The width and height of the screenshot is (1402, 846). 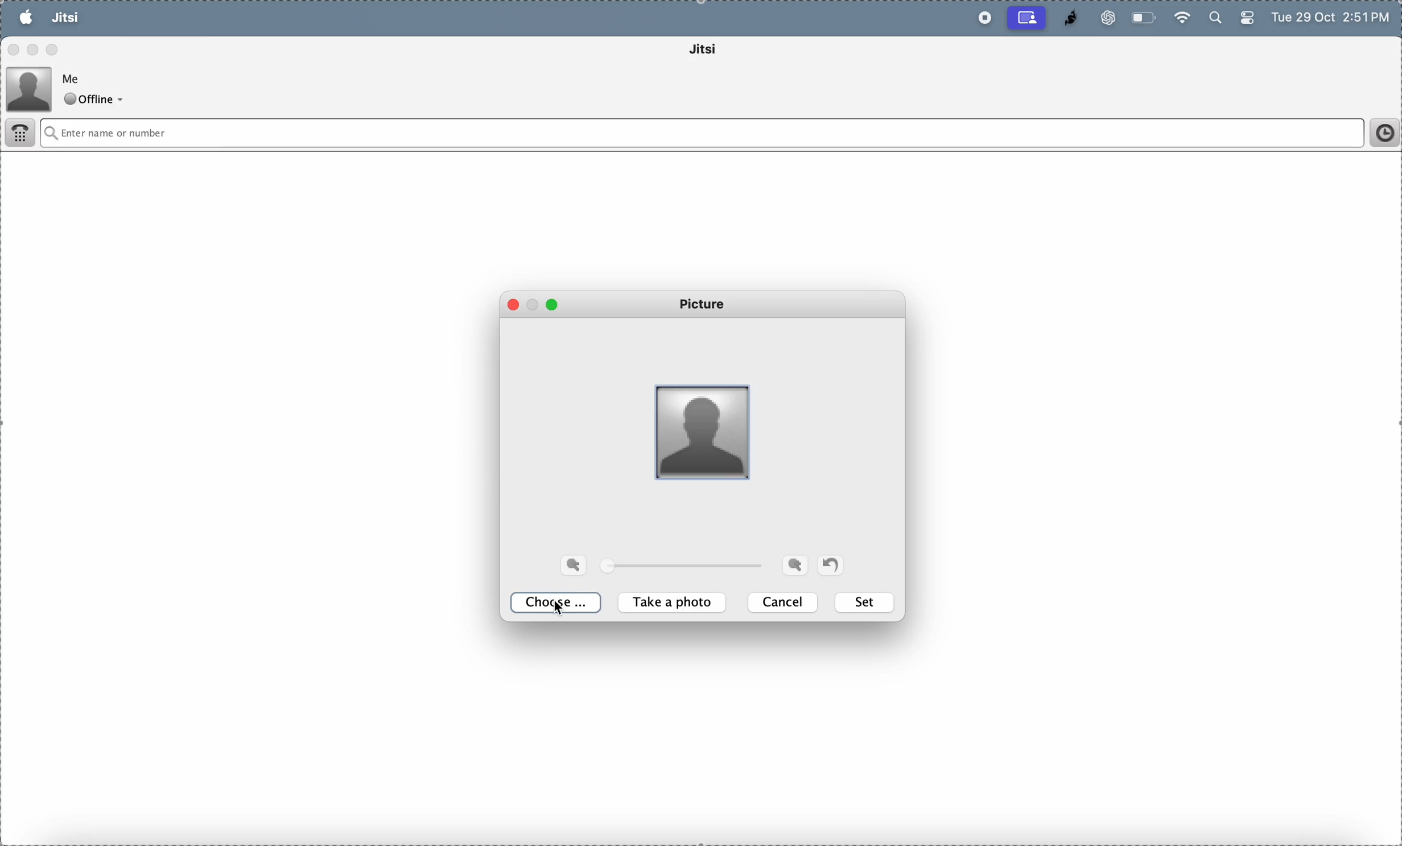 I want to click on battery, so click(x=1246, y=20).